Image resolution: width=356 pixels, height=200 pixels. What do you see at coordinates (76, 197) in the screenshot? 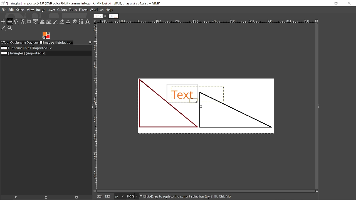
I see `Delete Image` at bounding box center [76, 197].